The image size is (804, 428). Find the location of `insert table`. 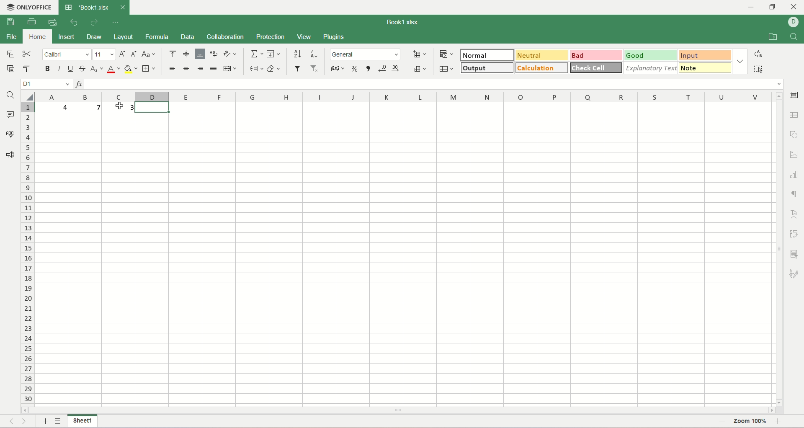

insert table is located at coordinates (446, 67).